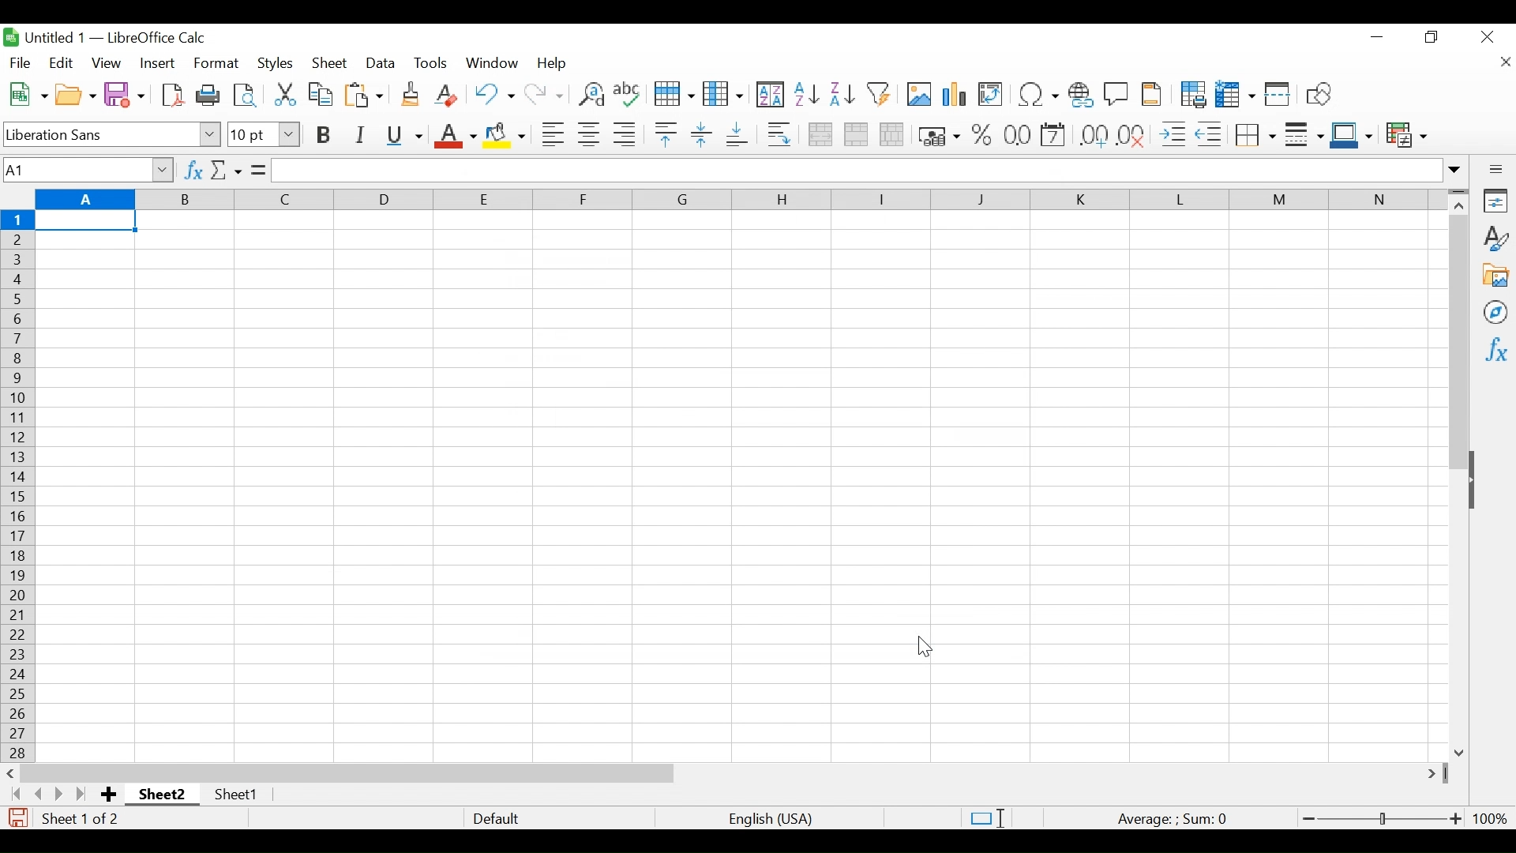 This screenshot has width=1516, height=853. Describe the element at coordinates (672, 95) in the screenshot. I see `Row` at that location.